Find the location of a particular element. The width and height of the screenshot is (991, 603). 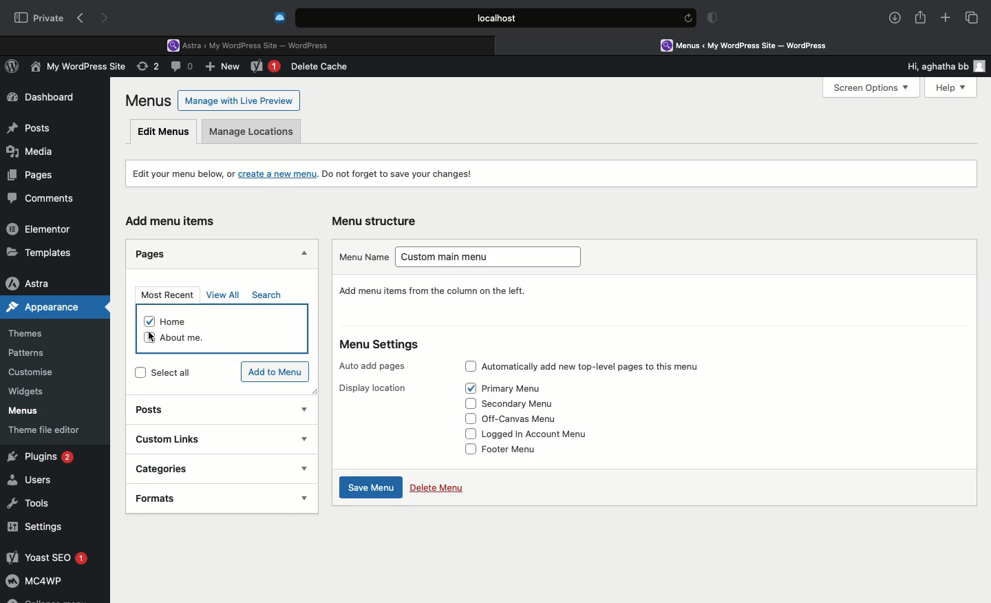

Users is located at coordinates (32, 480).